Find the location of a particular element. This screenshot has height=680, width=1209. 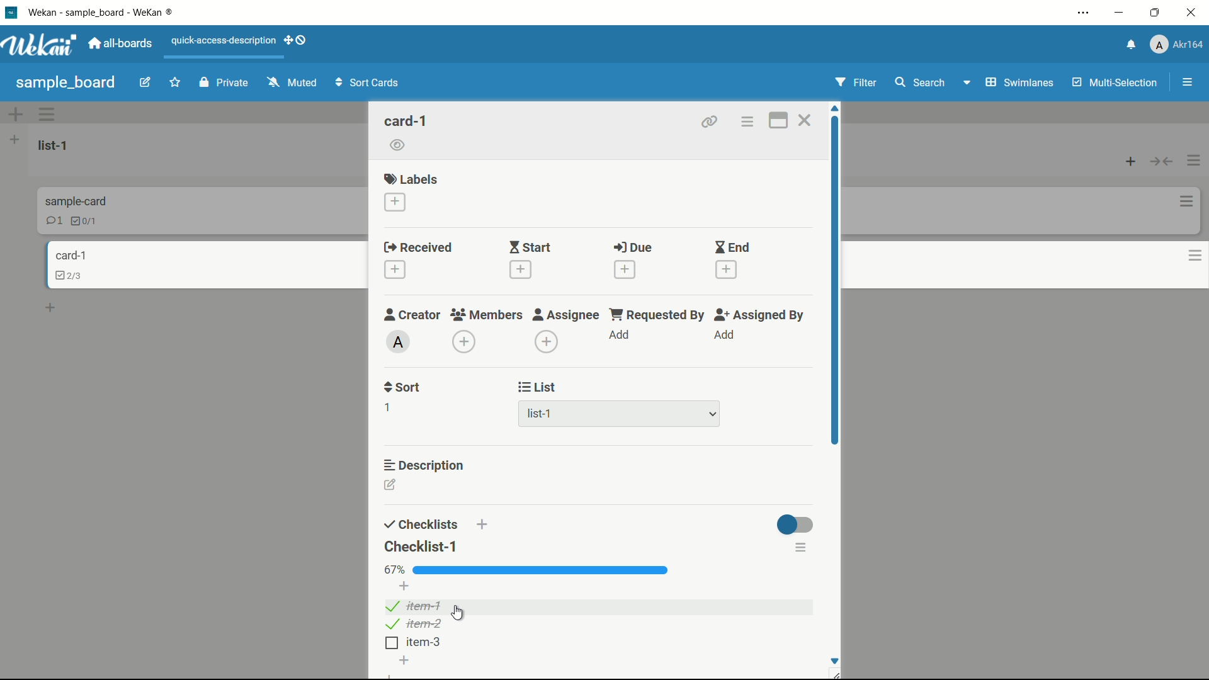

add date is located at coordinates (395, 270).